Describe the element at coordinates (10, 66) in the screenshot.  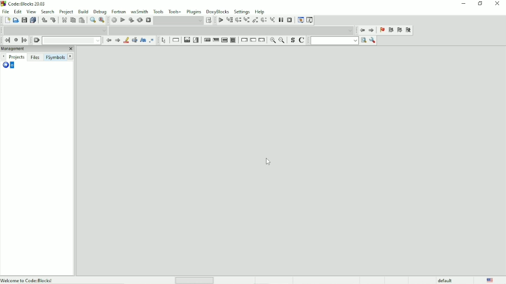
I see `o` at that location.